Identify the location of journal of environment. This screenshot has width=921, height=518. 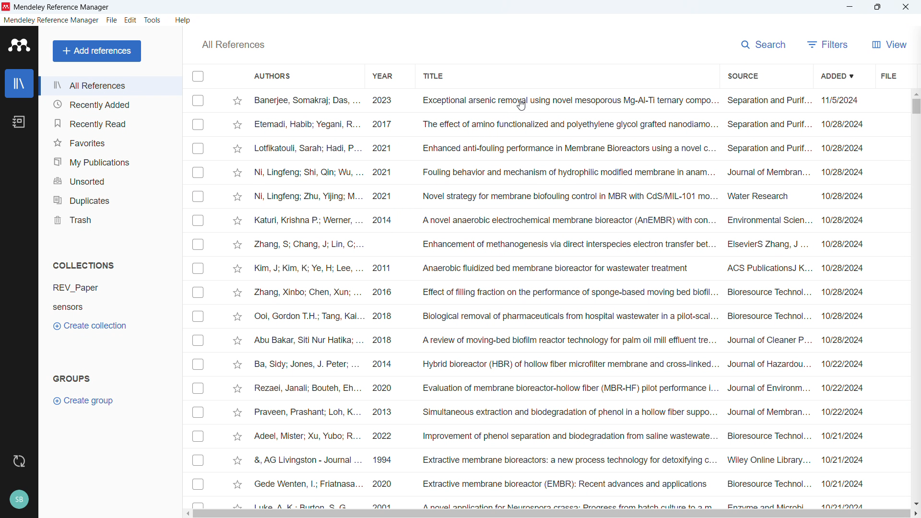
(769, 387).